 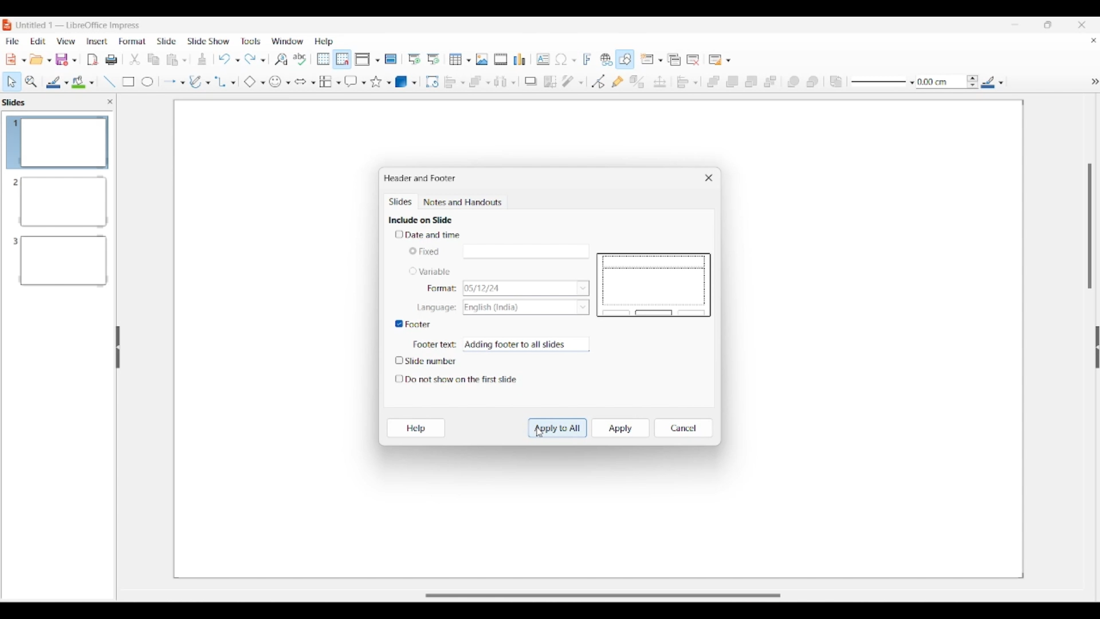 I want to click on Behind object, so click(x=812, y=81).